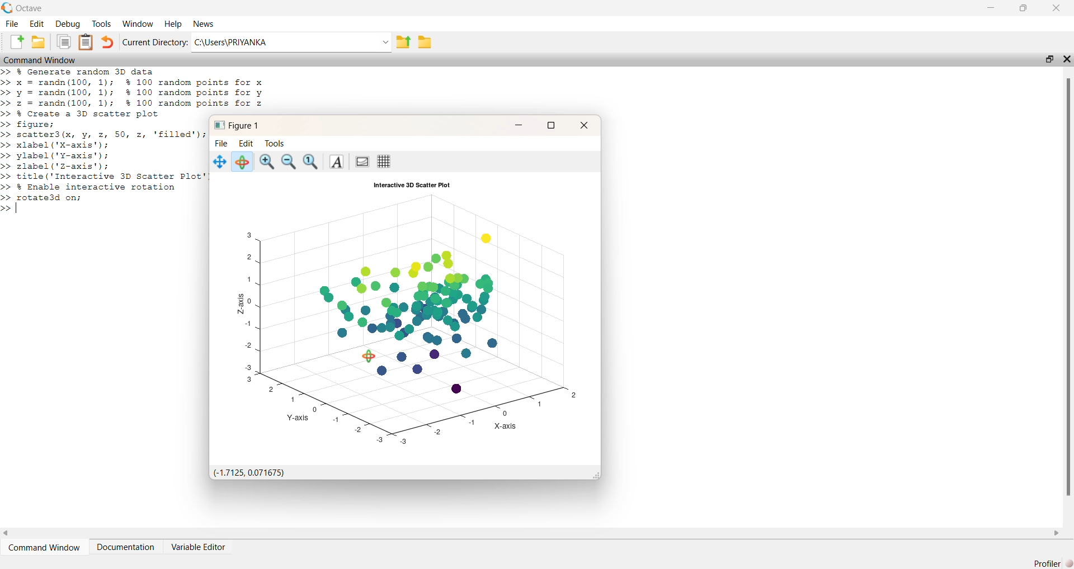 This screenshot has height=569, width=1074. What do you see at coordinates (7, 8) in the screenshot?
I see `logo` at bounding box center [7, 8].